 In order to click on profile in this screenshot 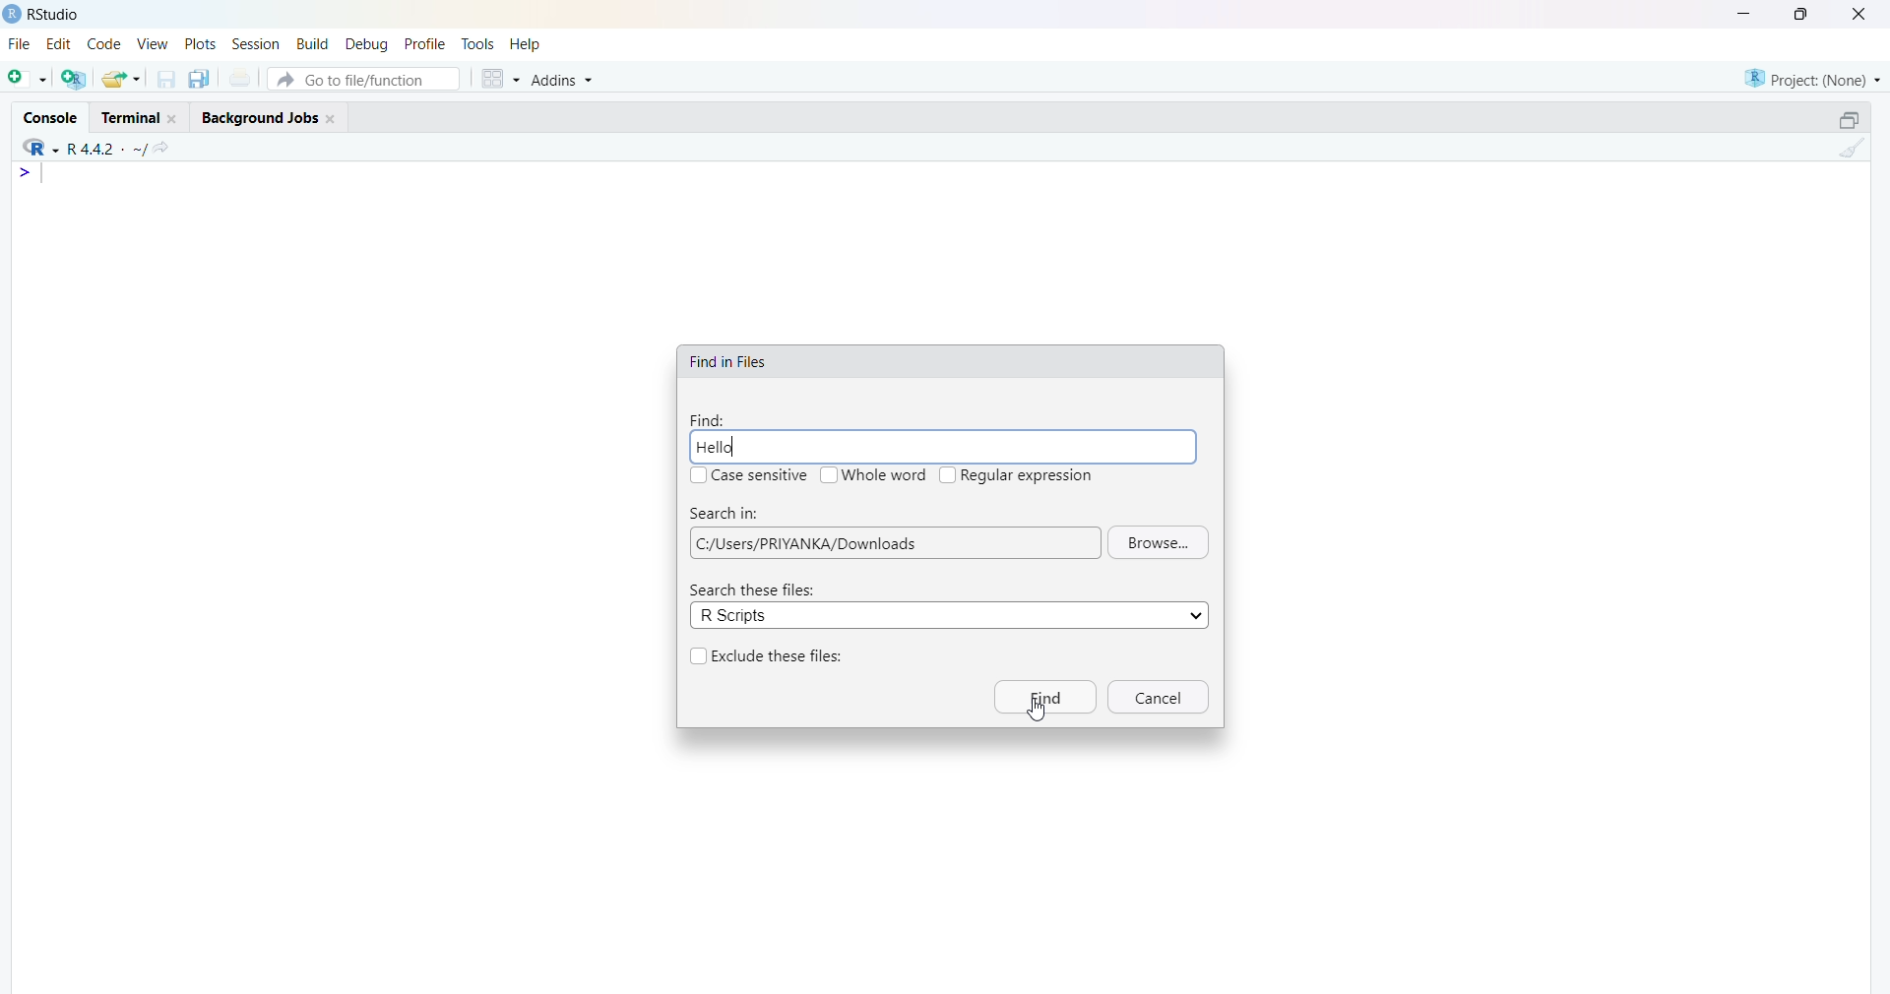, I will do `click(428, 44)`.